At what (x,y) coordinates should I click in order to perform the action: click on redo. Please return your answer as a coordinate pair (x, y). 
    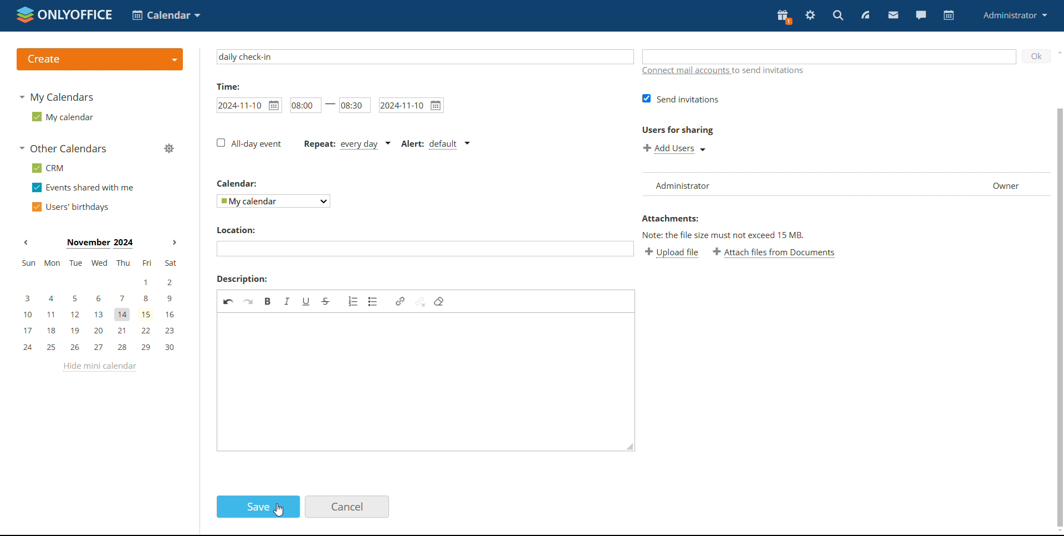
    Looking at the image, I should click on (248, 303).